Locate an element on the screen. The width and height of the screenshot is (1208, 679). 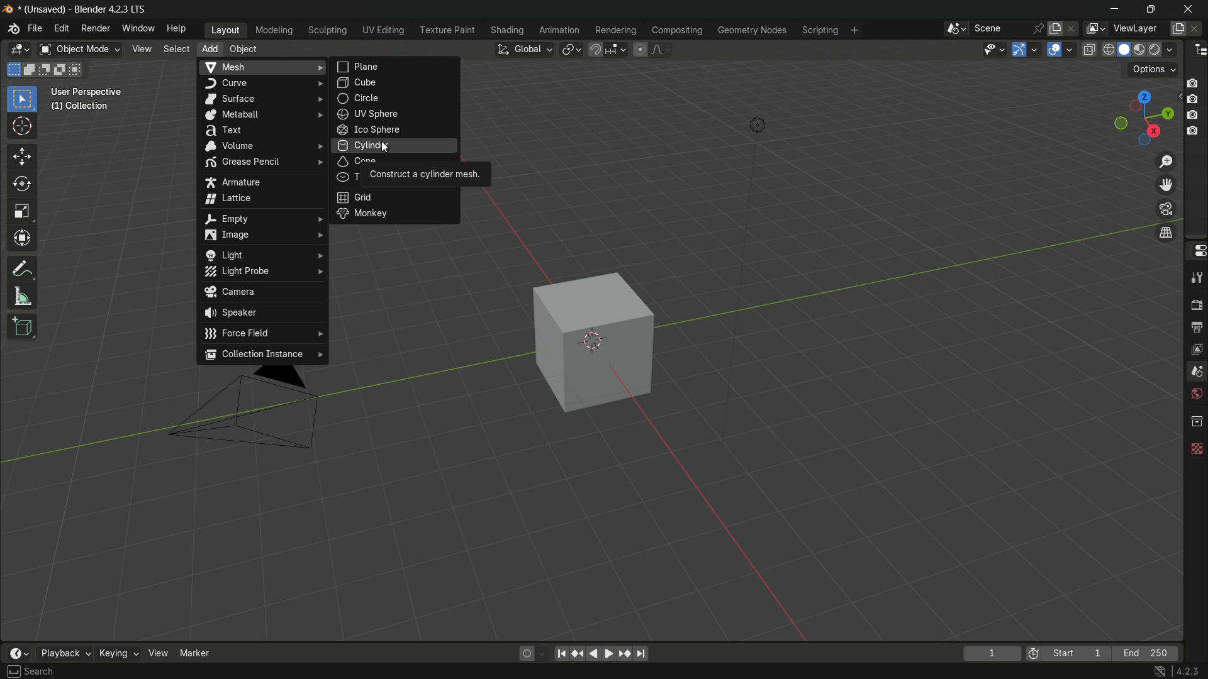
animation menu is located at coordinates (561, 31).